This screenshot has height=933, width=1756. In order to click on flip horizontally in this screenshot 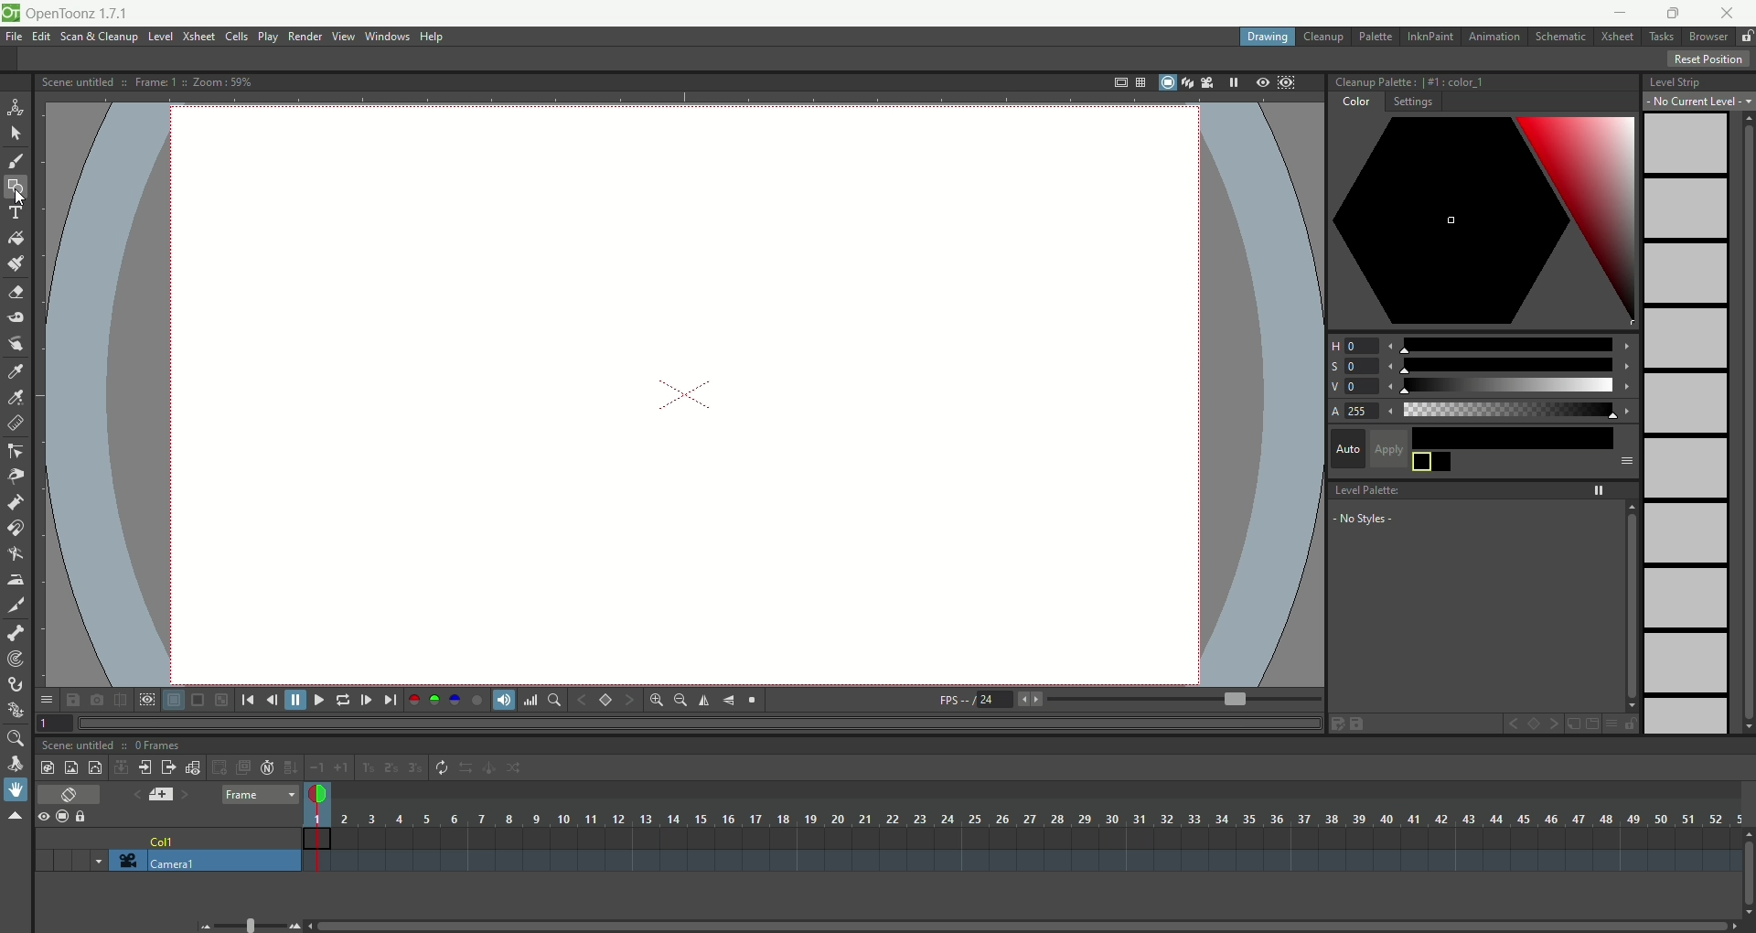, I will do `click(704, 701)`.